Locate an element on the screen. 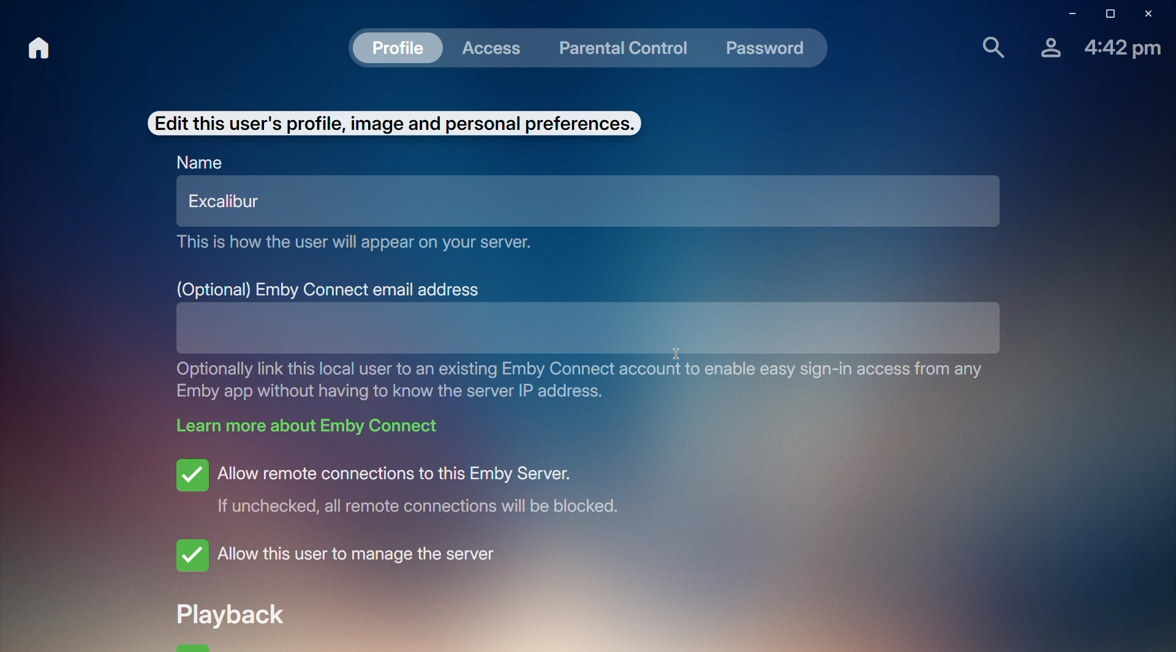 Image resolution: width=1176 pixels, height=652 pixels. Excalibur is located at coordinates (226, 202).